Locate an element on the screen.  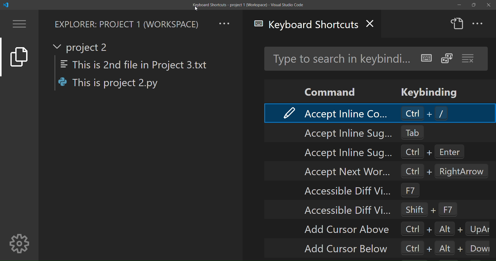
menu option is located at coordinates (20, 24).